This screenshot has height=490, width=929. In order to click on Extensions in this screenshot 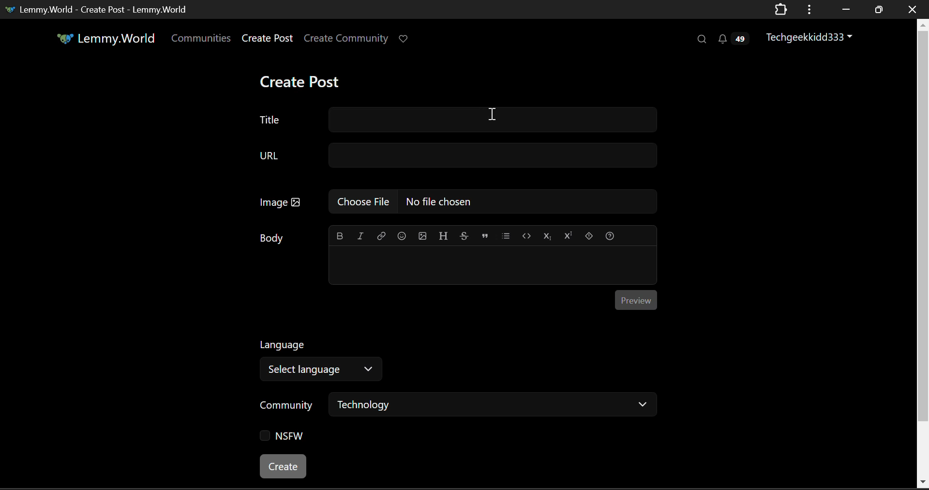, I will do `click(781, 10)`.